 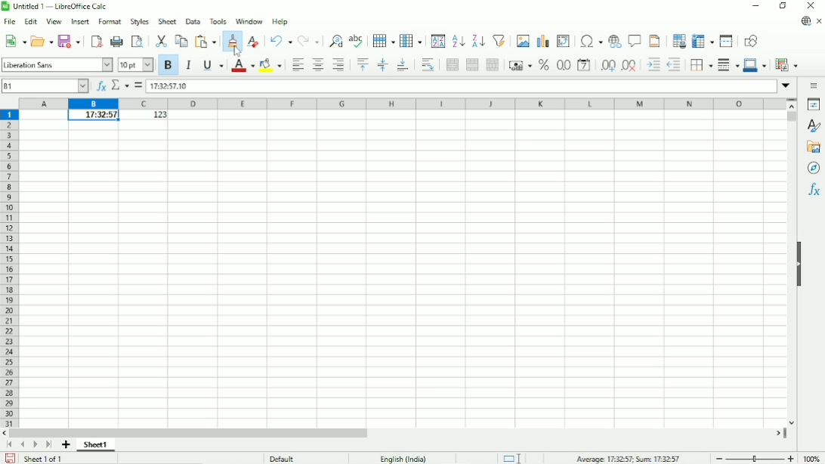 I want to click on Add sheet, so click(x=66, y=445).